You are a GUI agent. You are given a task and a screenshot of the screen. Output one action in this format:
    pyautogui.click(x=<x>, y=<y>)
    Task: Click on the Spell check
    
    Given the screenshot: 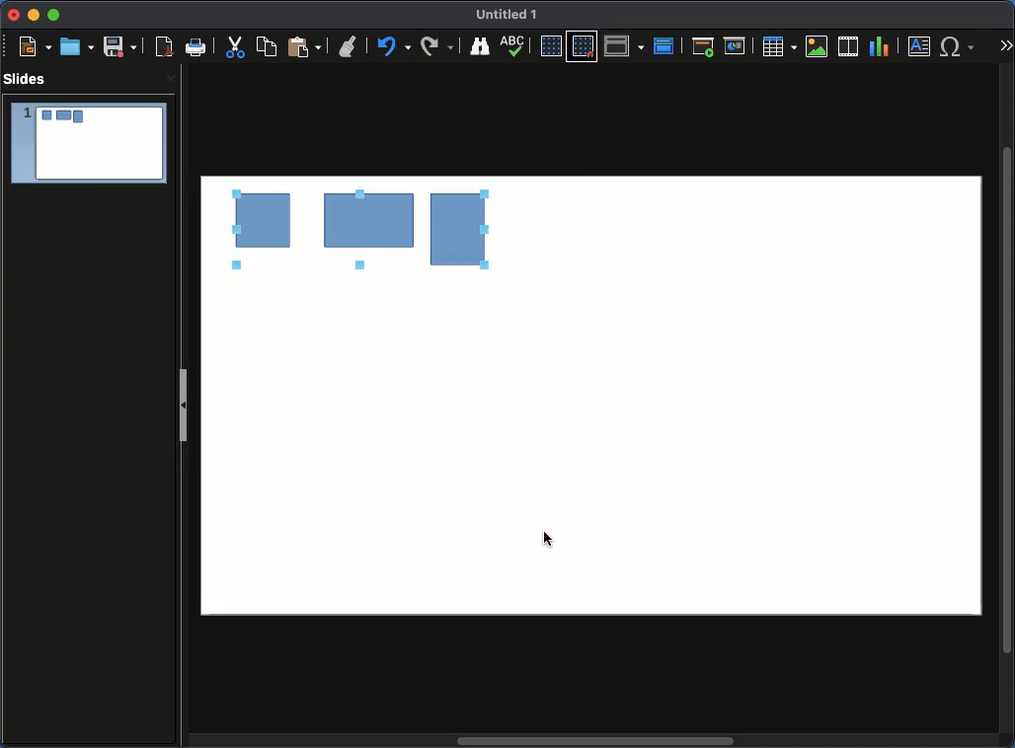 What is the action you would take?
    pyautogui.click(x=515, y=45)
    